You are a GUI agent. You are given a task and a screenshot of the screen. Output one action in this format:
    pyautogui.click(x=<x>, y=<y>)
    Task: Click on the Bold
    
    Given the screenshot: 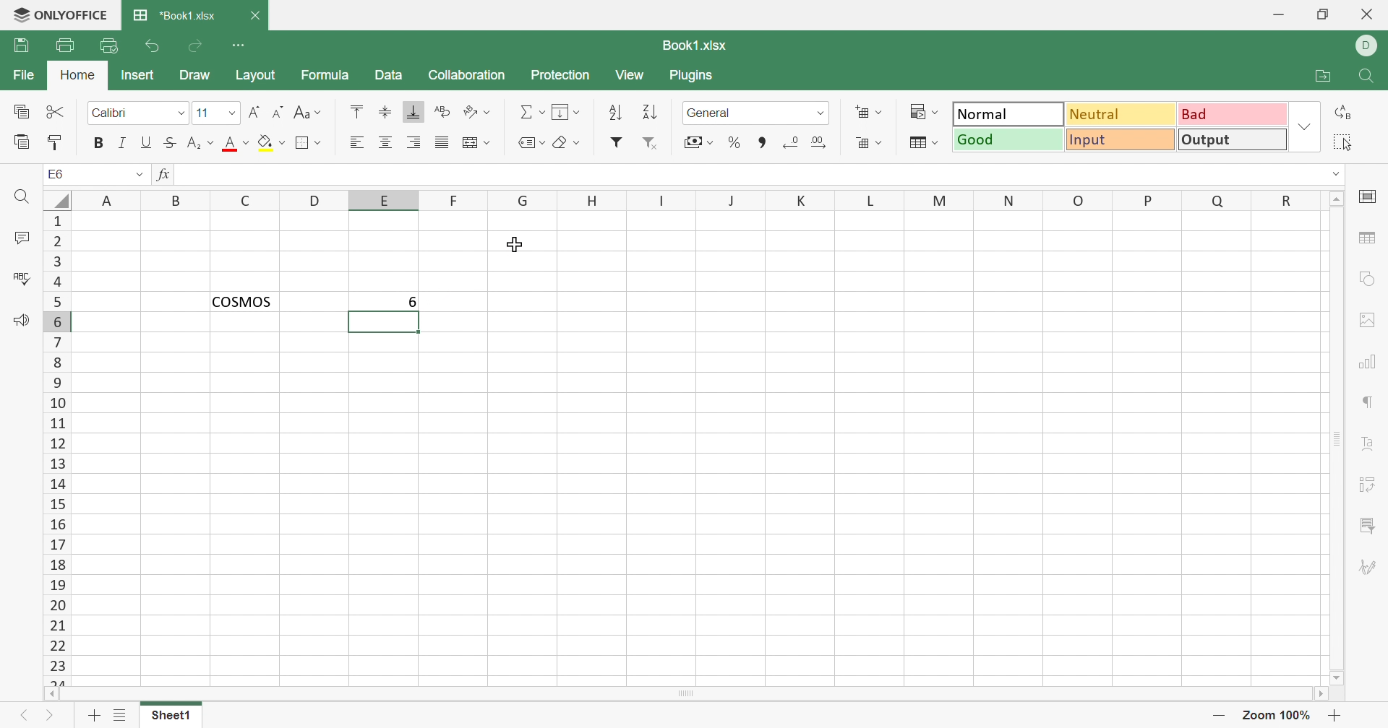 What is the action you would take?
    pyautogui.click(x=98, y=143)
    